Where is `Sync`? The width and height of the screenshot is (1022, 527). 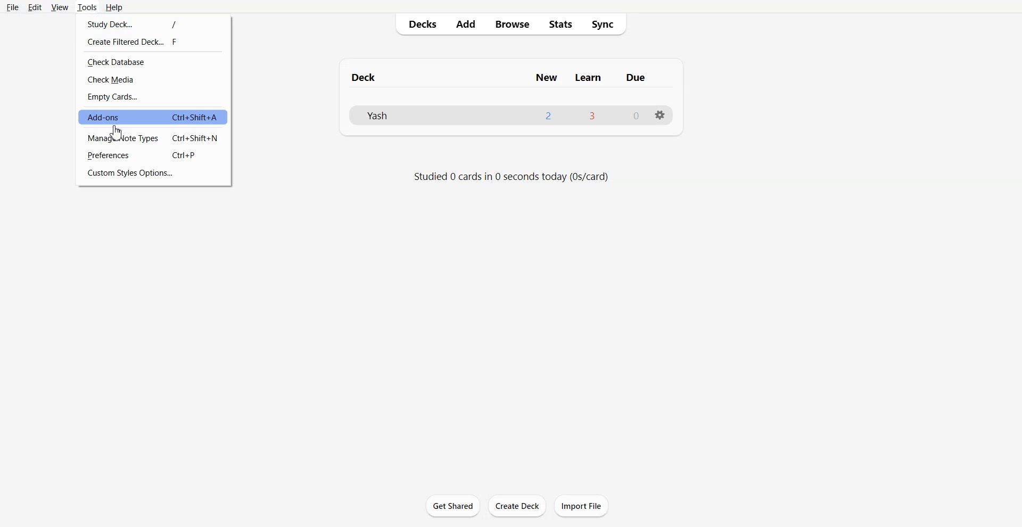 Sync is located at coordinates (607, 24).